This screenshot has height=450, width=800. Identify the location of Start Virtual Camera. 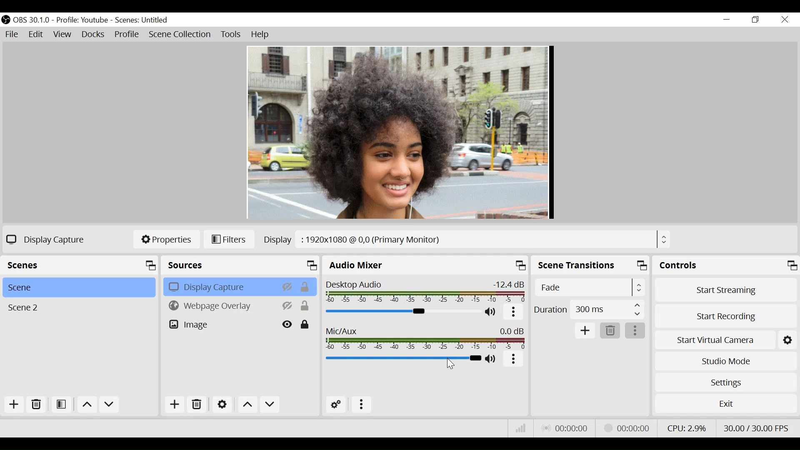
(716, 340).